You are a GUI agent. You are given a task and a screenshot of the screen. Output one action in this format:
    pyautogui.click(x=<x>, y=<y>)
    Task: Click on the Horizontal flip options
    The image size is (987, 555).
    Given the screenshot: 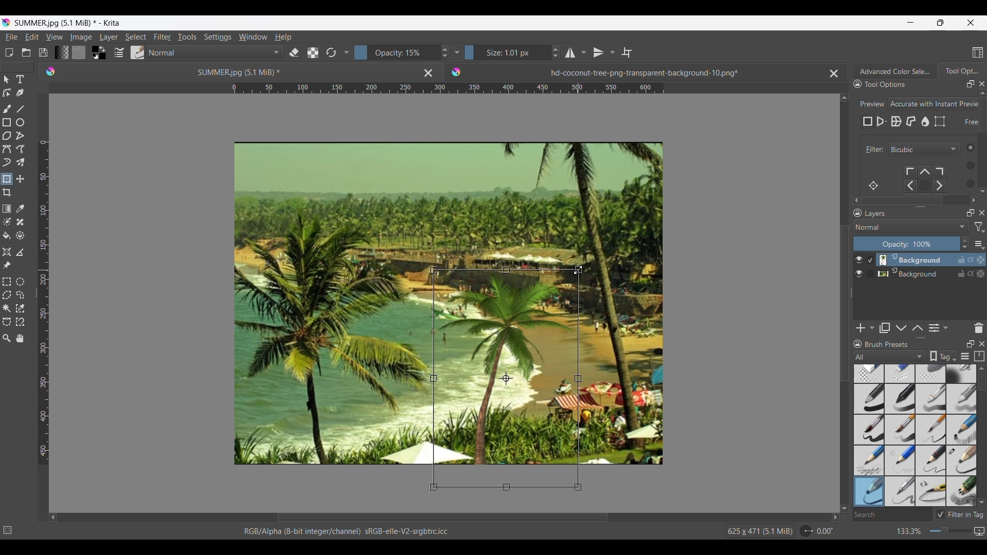 What is the action you would take?
    pyautogui.click(x=570, y=52)
    